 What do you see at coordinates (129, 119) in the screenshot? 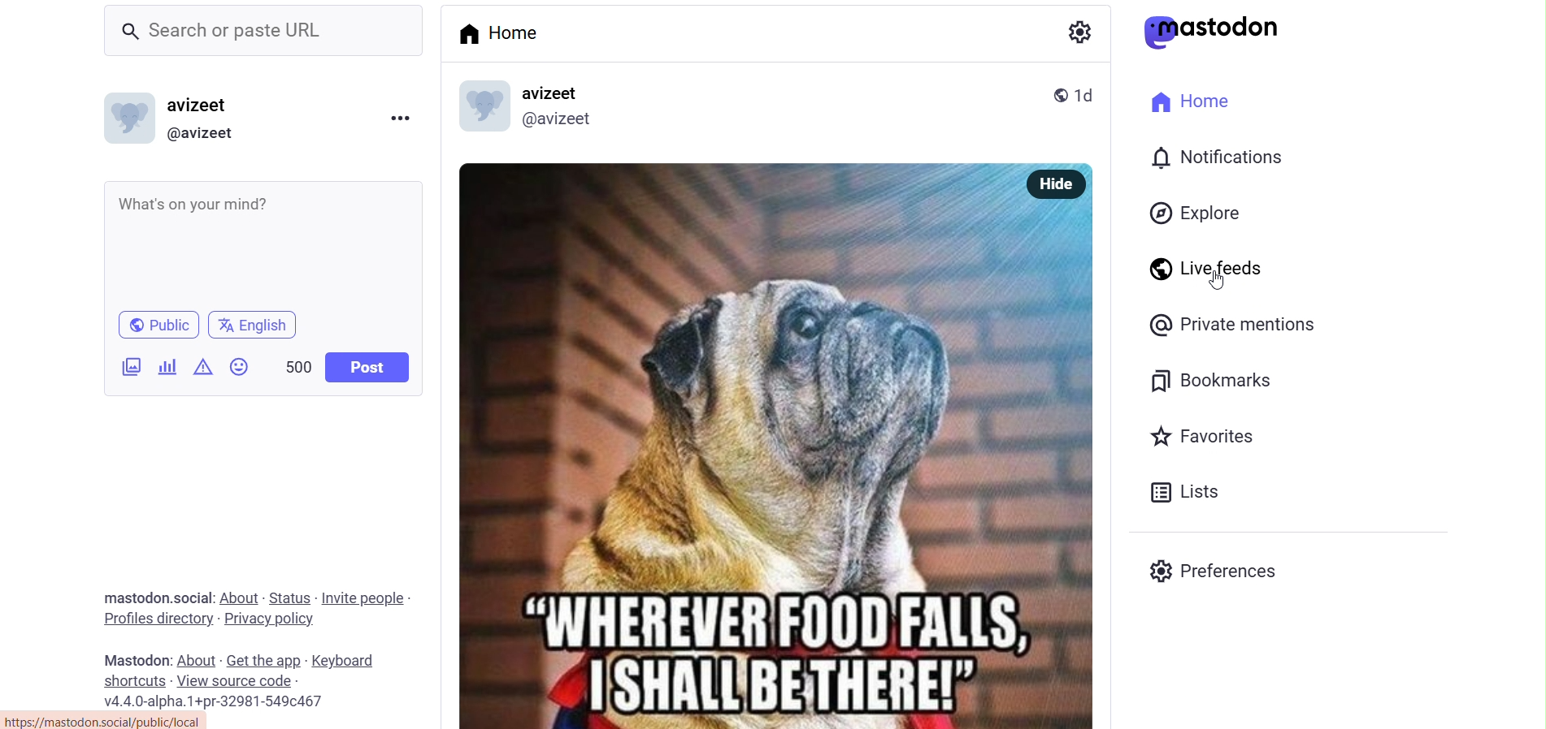
I see `display picture` at bounding box center [129, 119].